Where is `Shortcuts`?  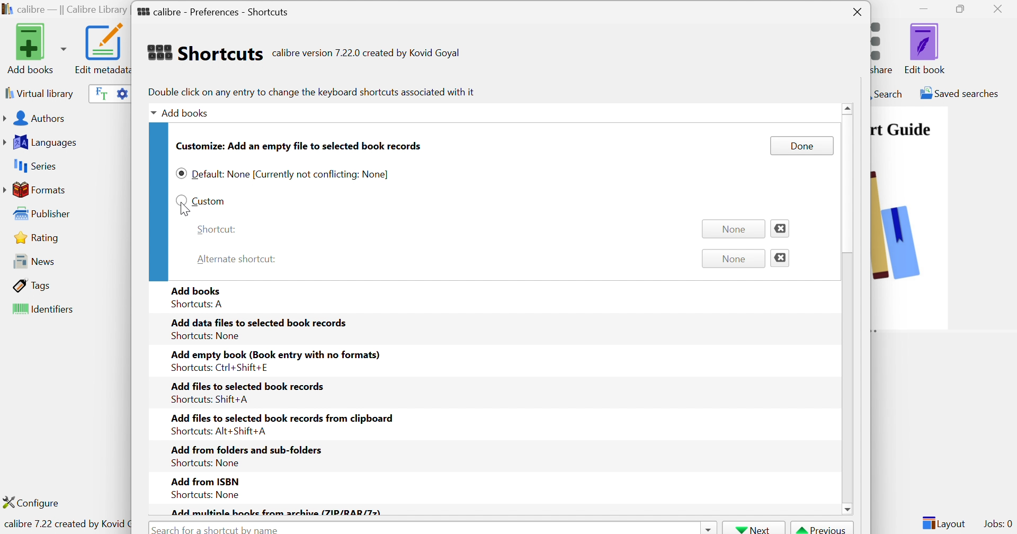 Shortcuts is located at coordinates (204, 52).